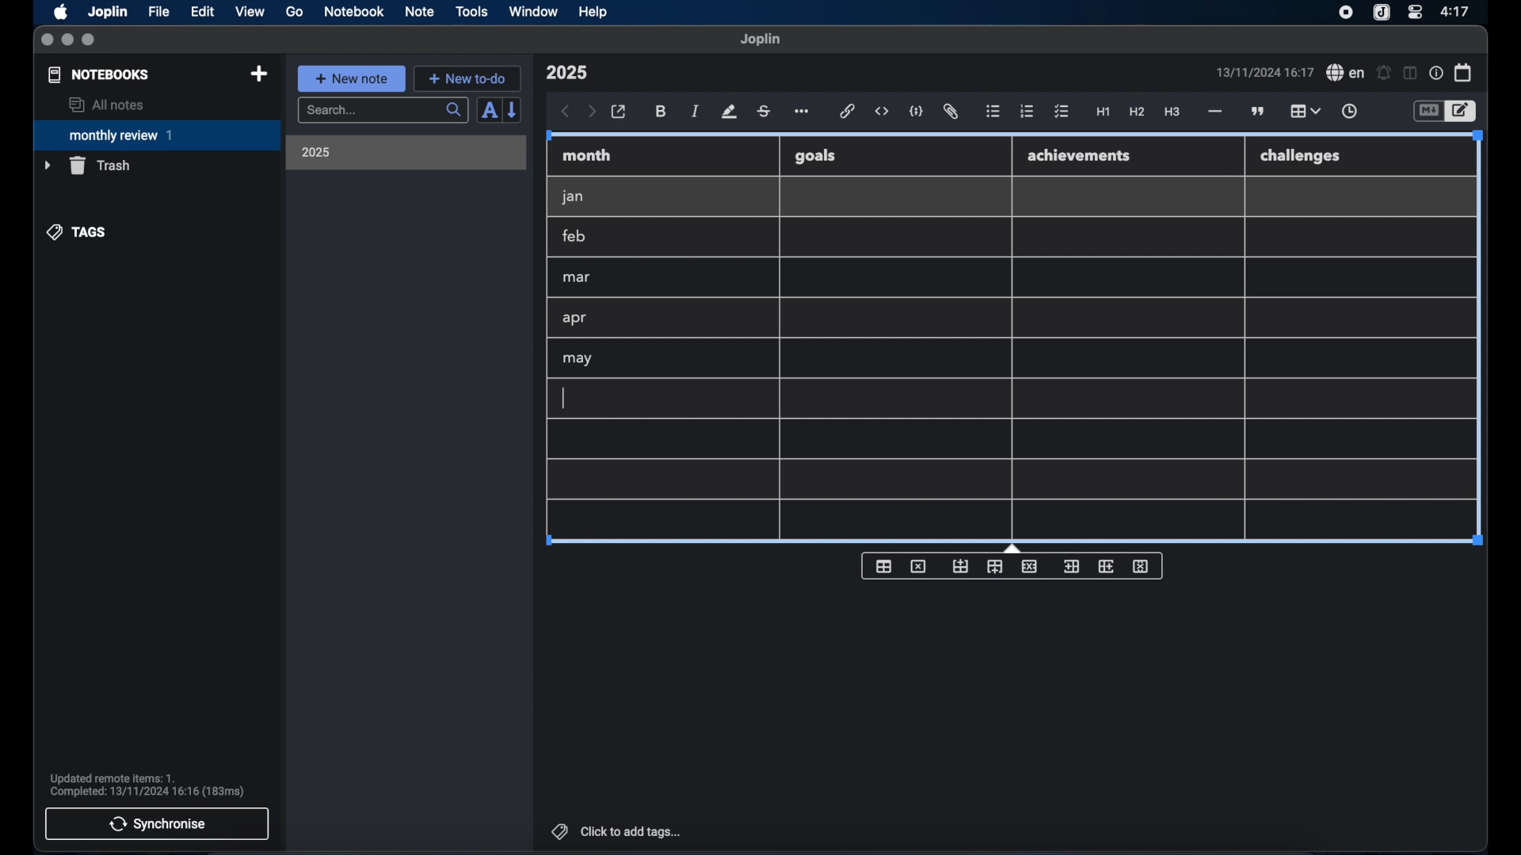 This screenshot has height=855, width=1521. What do you see at coordinates (815, 155) in the screenshot?
I see `goals` at bounding box center [815, 155].